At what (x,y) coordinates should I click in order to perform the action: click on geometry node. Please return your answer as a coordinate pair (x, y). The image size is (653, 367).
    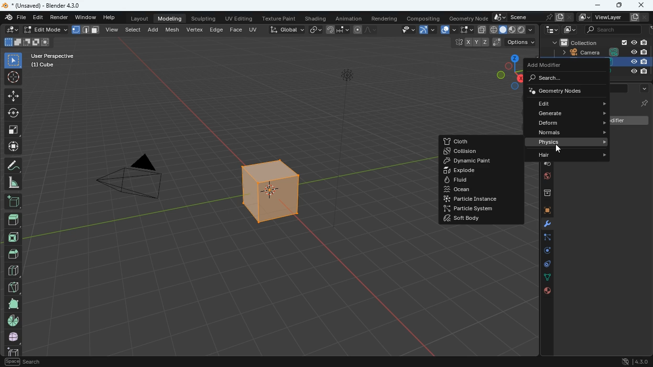
    Looking at the image, I should click on (468, 17).